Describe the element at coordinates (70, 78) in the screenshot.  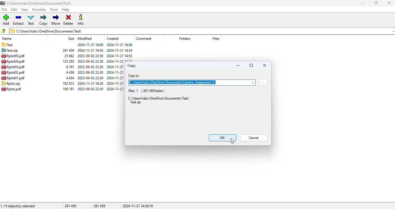
I see `size` at that location.